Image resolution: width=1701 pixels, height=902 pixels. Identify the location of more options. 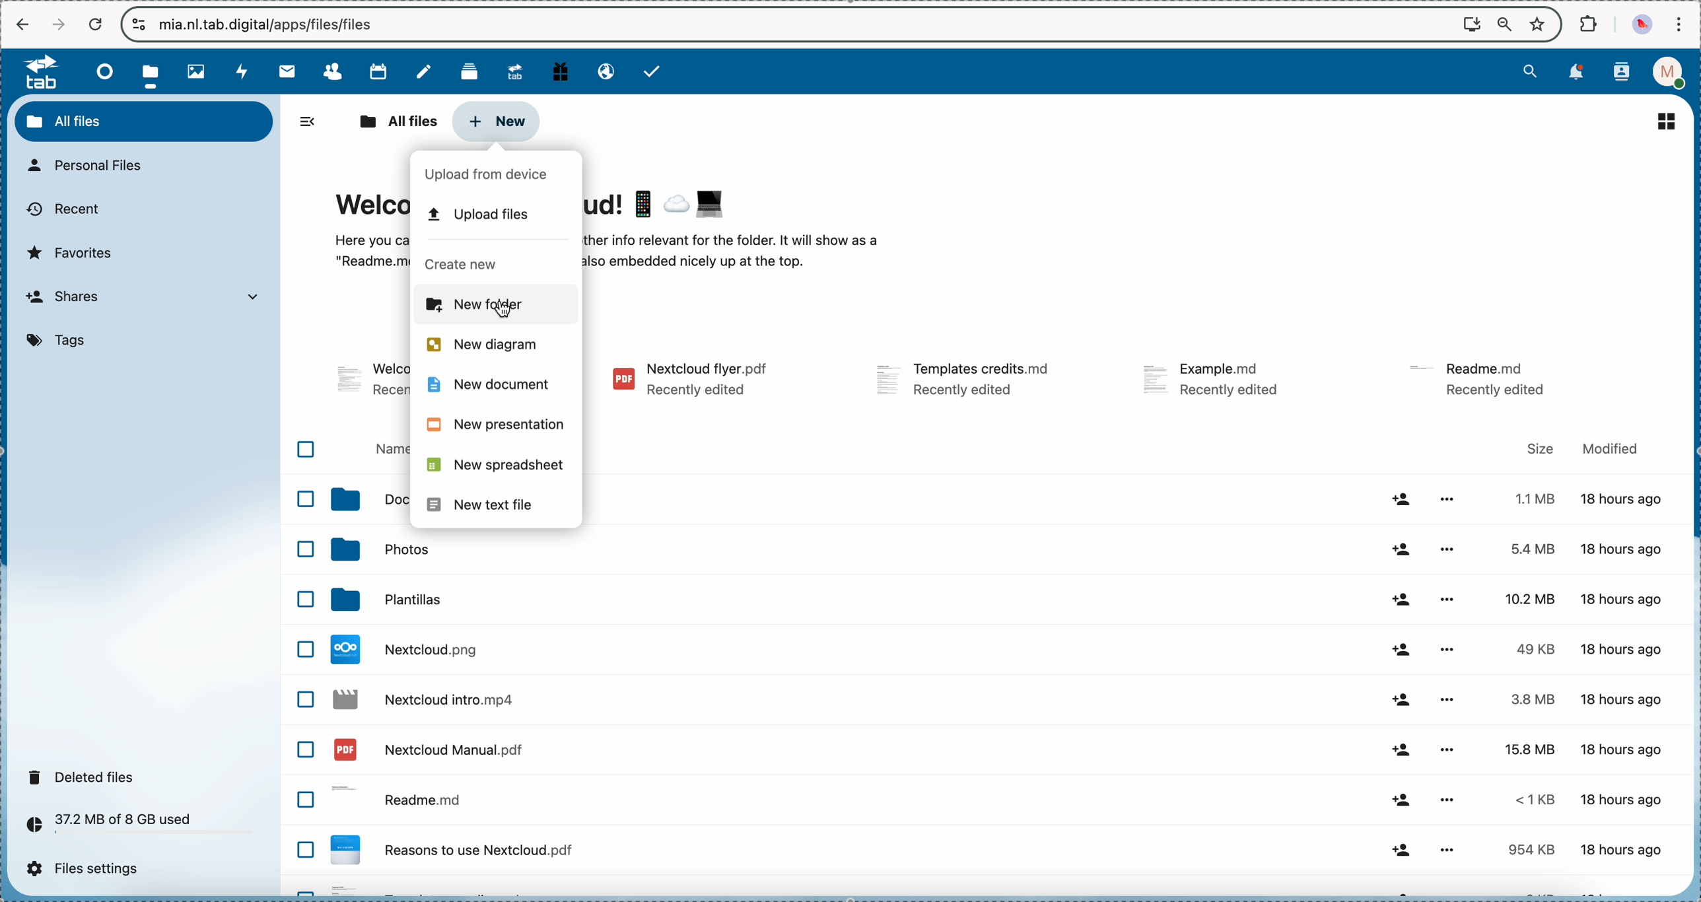
(1444, 801).